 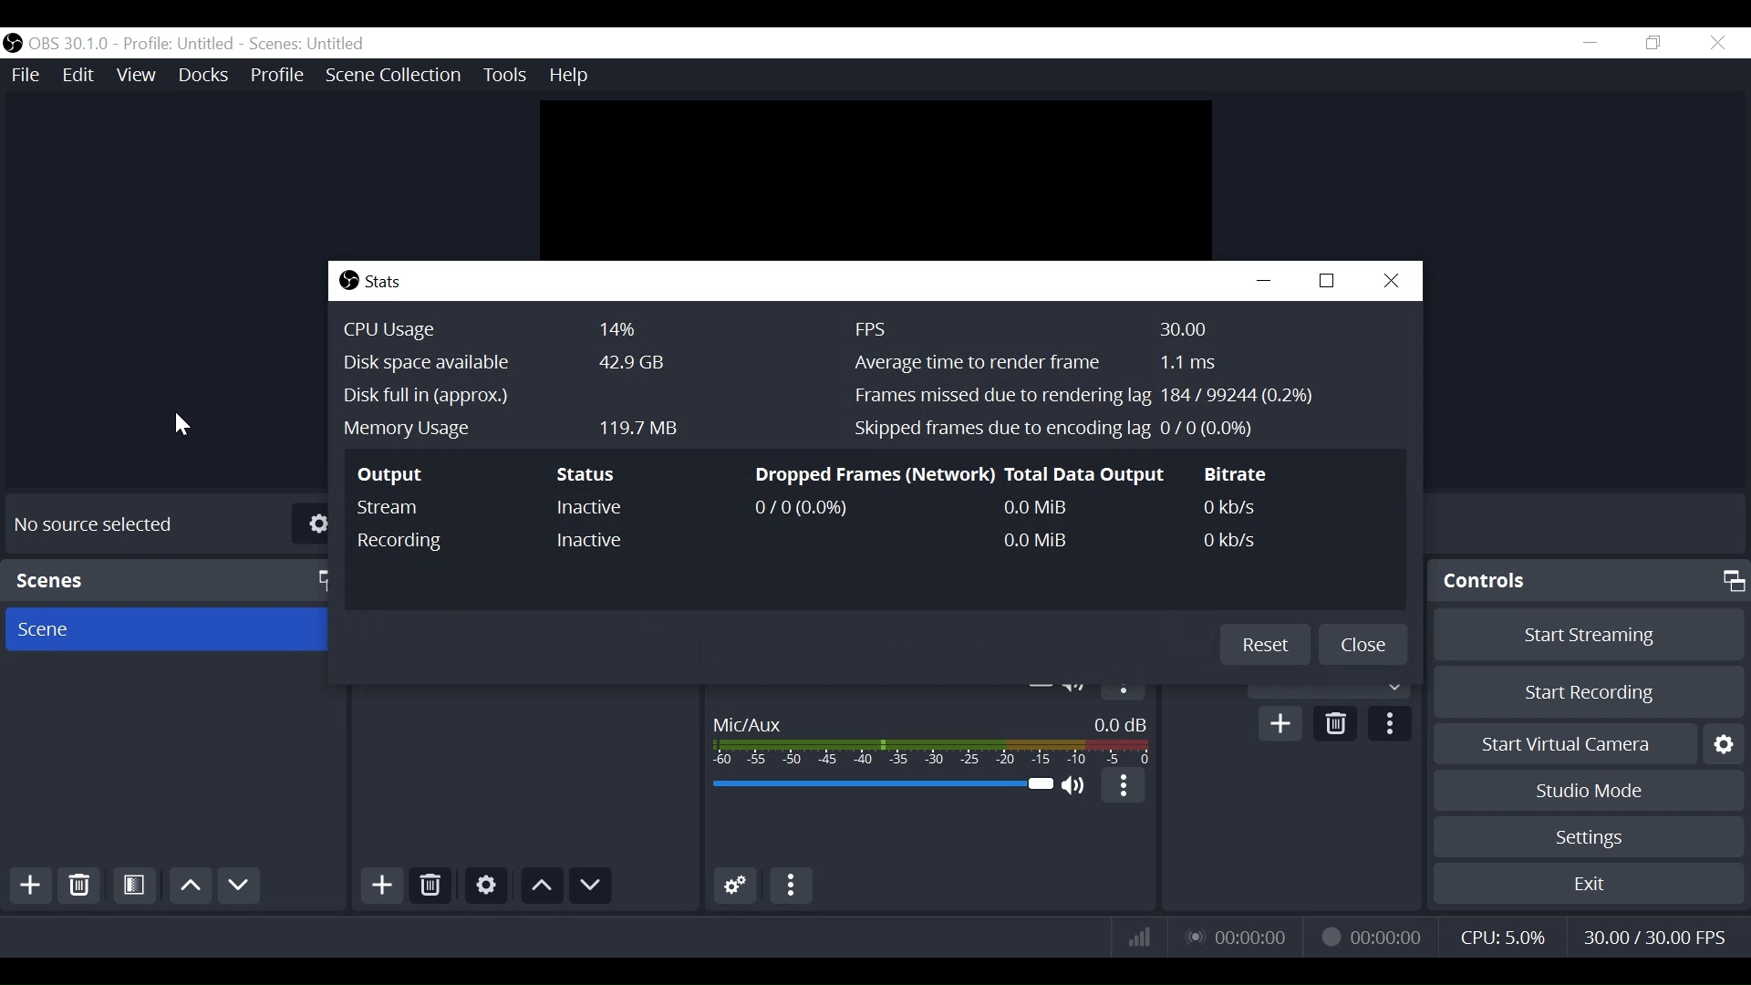 I want to click on Frame Per Second, so click(x=1653, y=938).